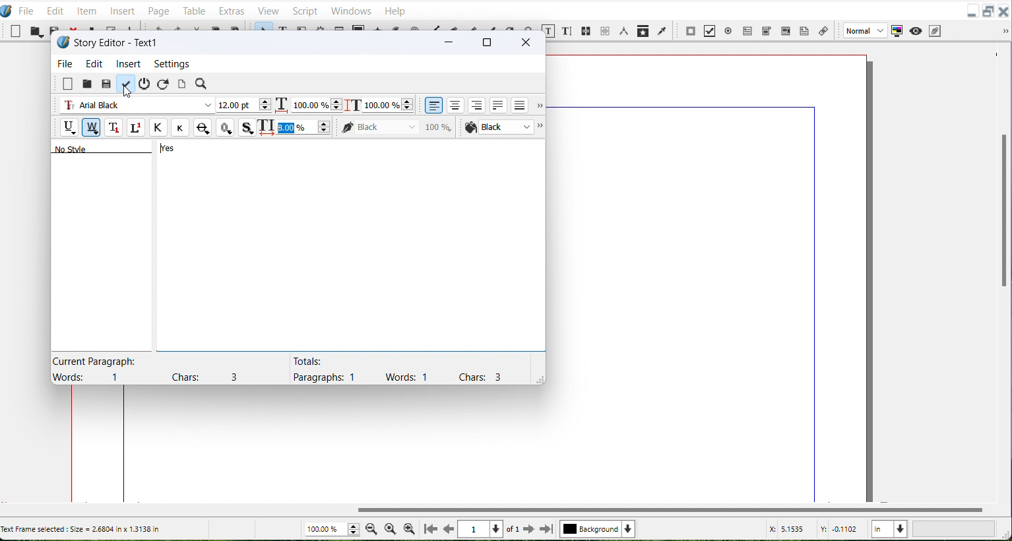 The image size is (1012, 541). Describe the element at coordinates (605, 30) in the screenshot. I see `Unlink text frame` at that location.